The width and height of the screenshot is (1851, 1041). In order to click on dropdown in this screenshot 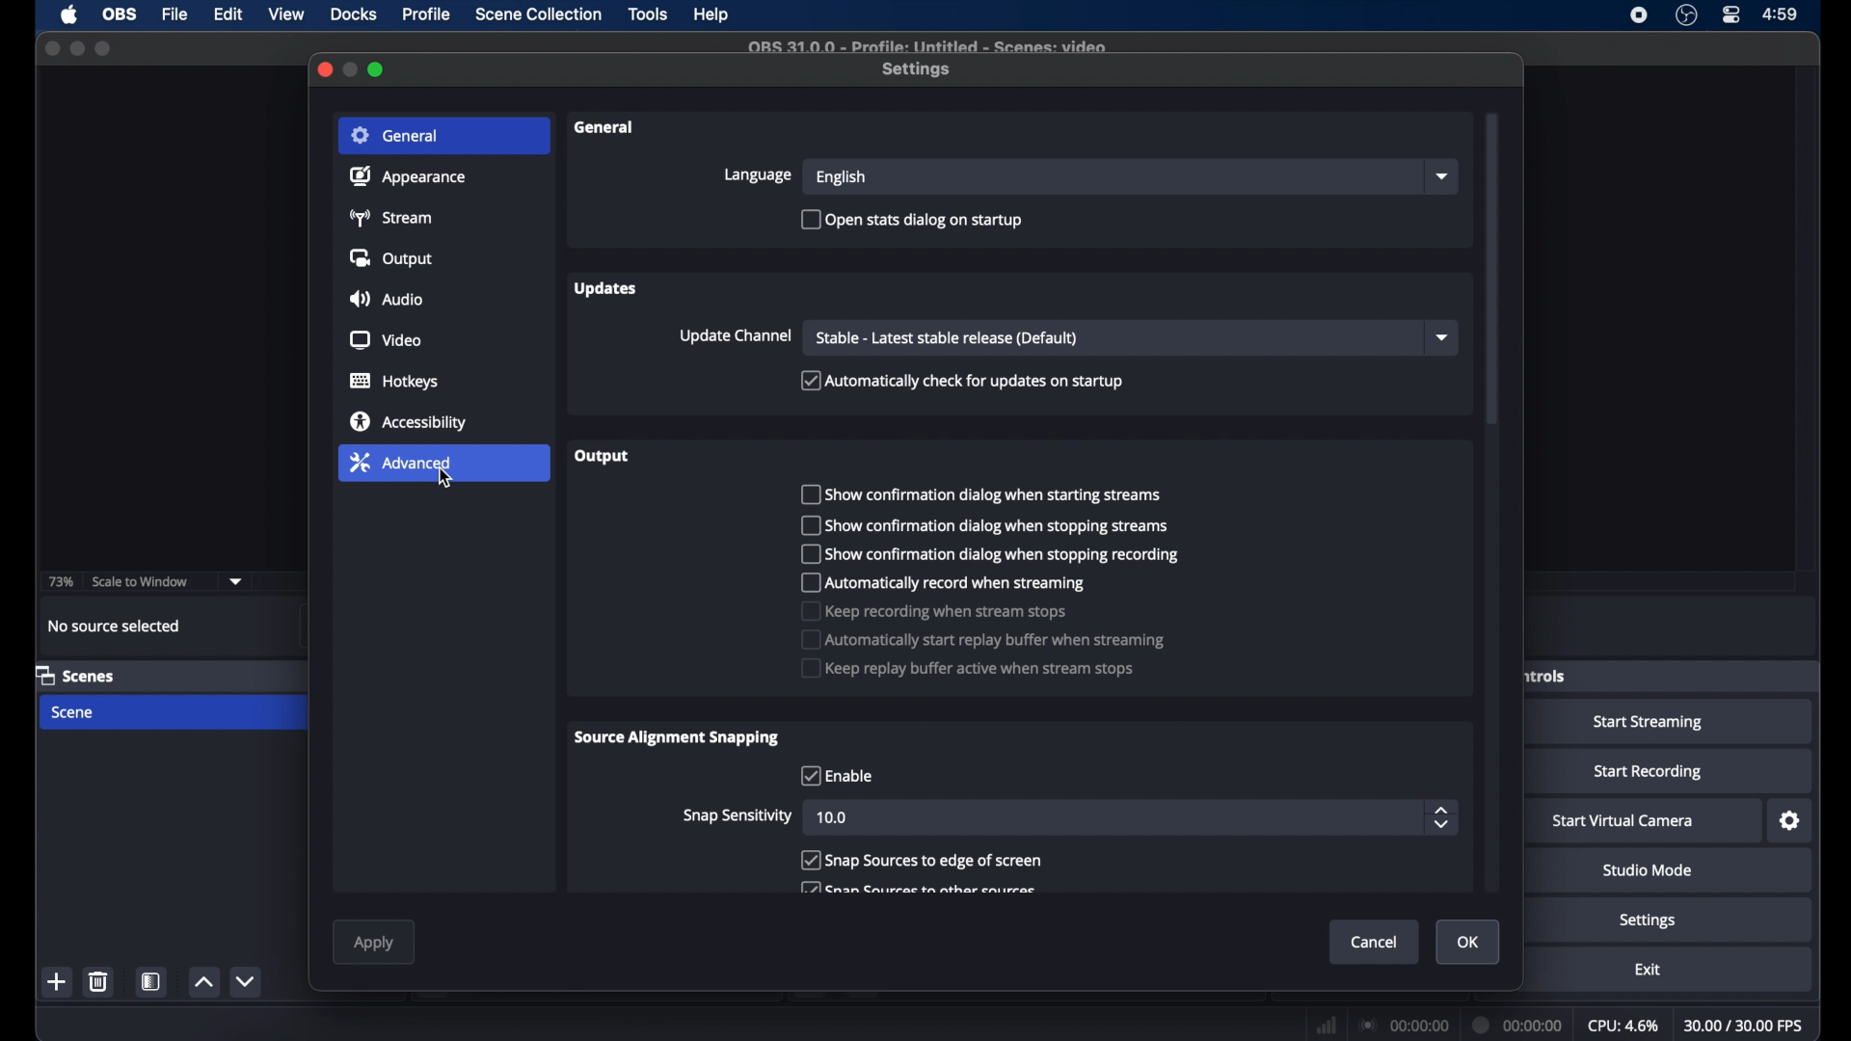, I will do `click(1445, 337)`.